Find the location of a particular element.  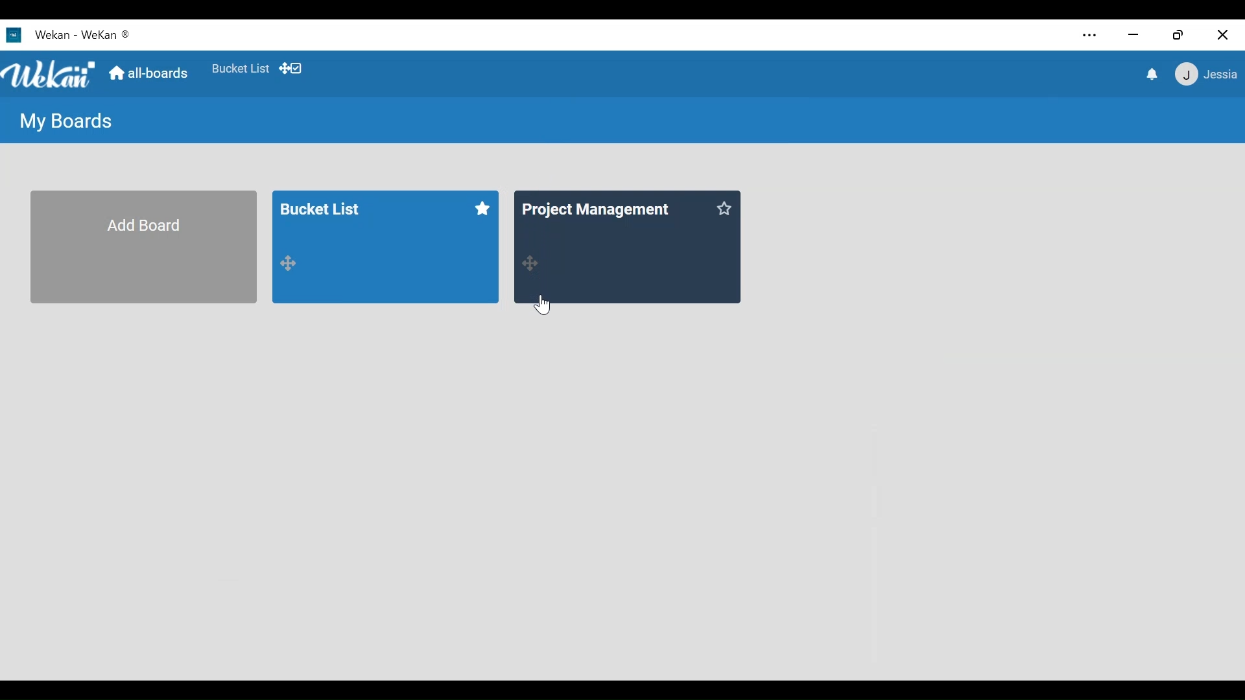

notification is located at coordinates (1153, 75).